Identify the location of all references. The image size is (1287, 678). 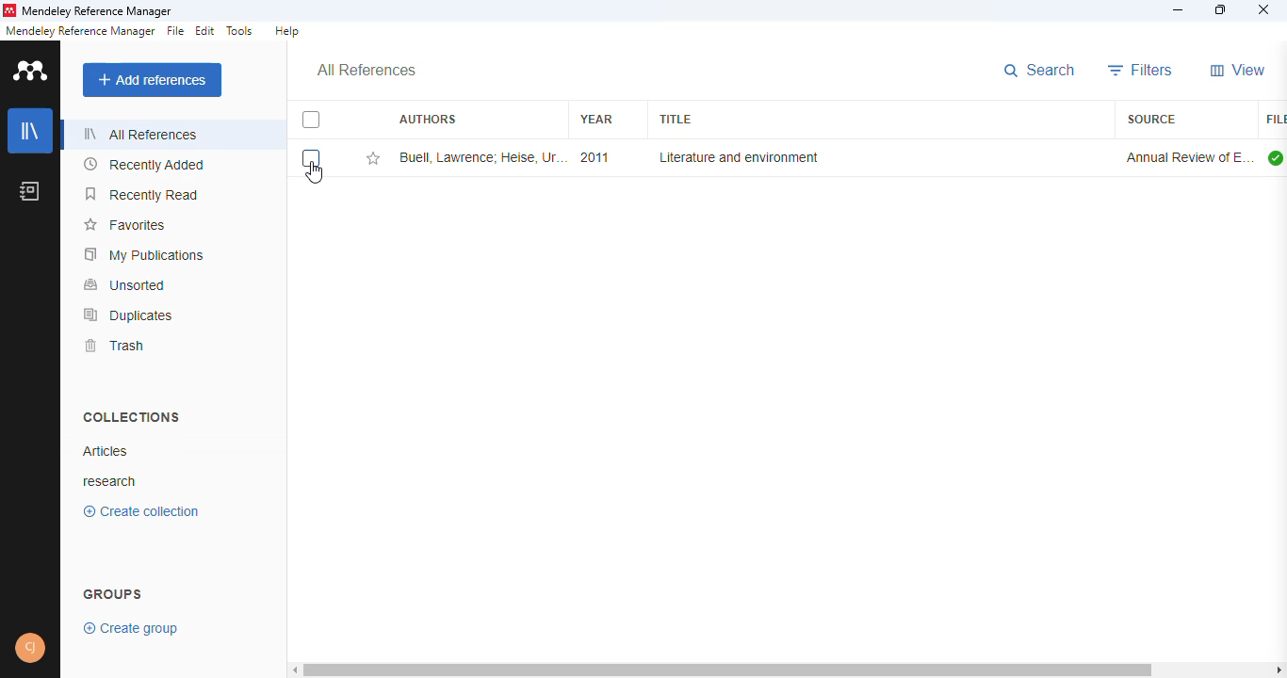
(141, 134).